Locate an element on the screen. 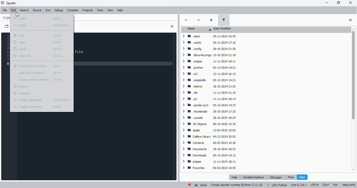 The height and width of the screenshot is (188, 357). > Wm p2 11-11-2024 18:14 is located at coordinates (209, 99).